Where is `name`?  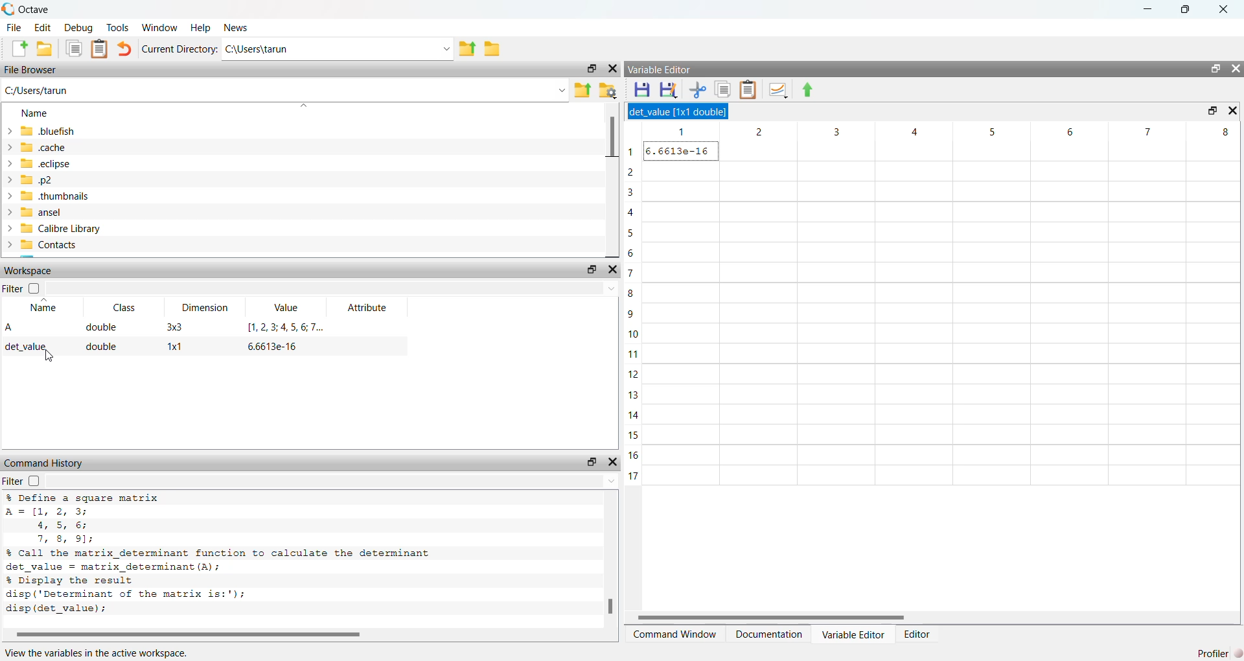 name is located at coordinates (41, 308).